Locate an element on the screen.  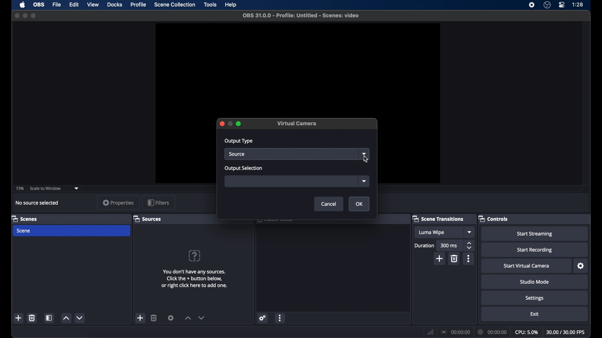
decrement is located at coordinates (80, 318).